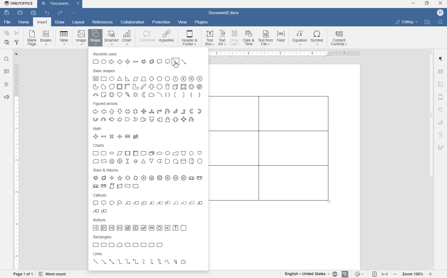  What do you see at coordinates (53, 274) in the screenshot?
I see `word count` at bounding box center [53, 274].